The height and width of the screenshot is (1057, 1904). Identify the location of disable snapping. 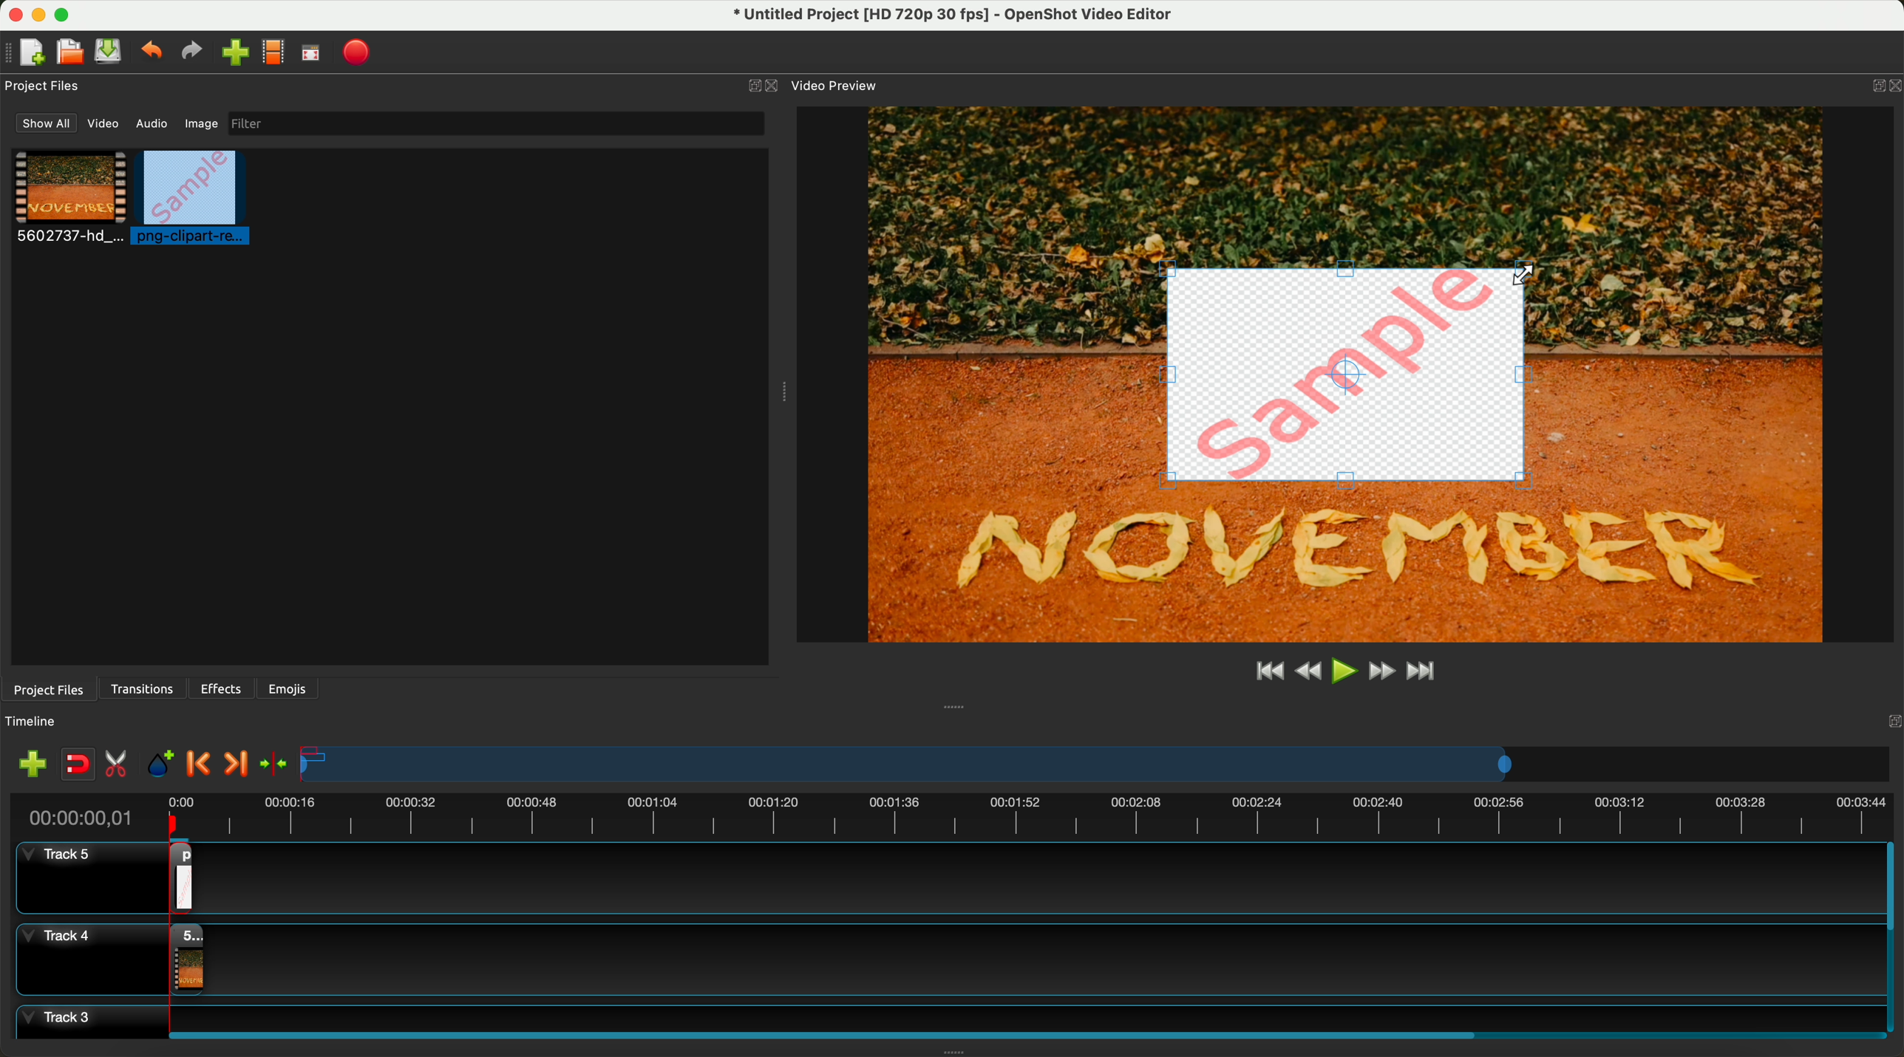
(78, 765).